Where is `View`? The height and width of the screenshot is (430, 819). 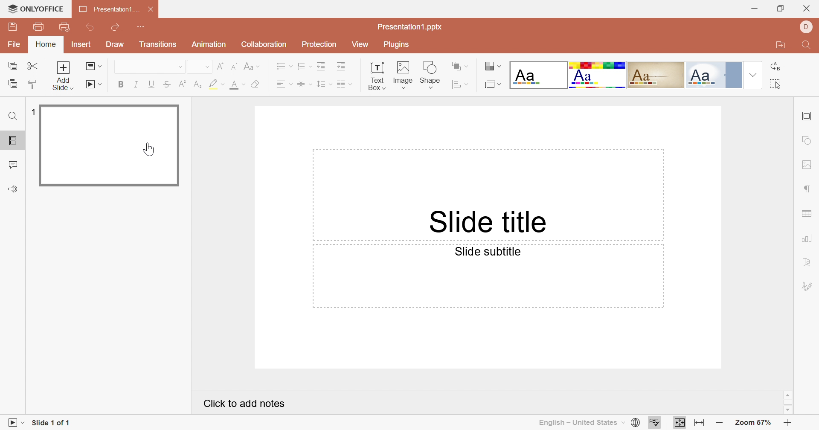 View is located at coordinates (361, 46).